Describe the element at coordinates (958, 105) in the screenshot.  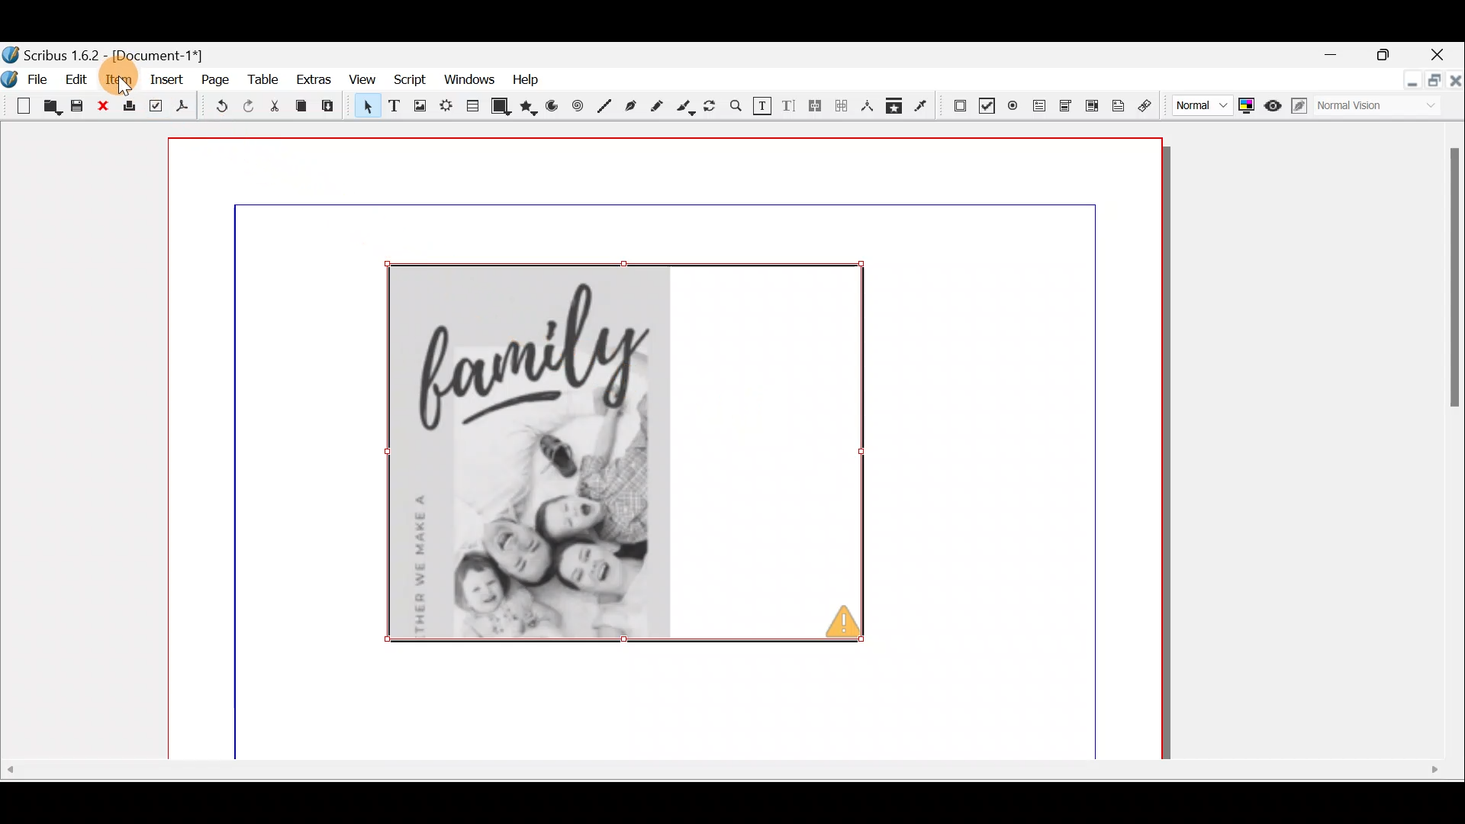
I see `PDF Push button` at that location.